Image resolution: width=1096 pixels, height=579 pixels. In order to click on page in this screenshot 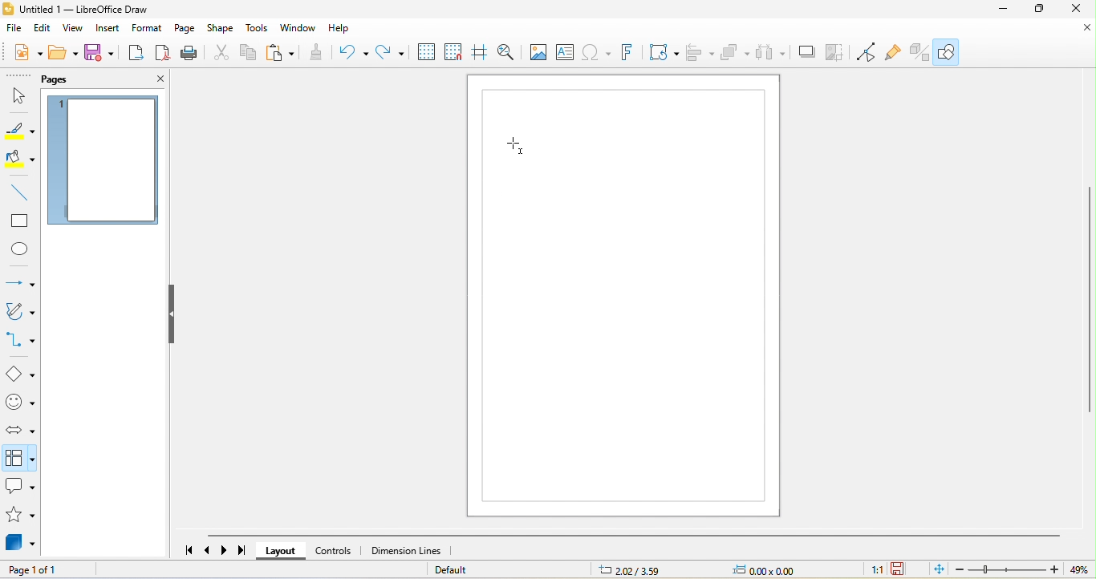, I will do `click(185, 28)`.